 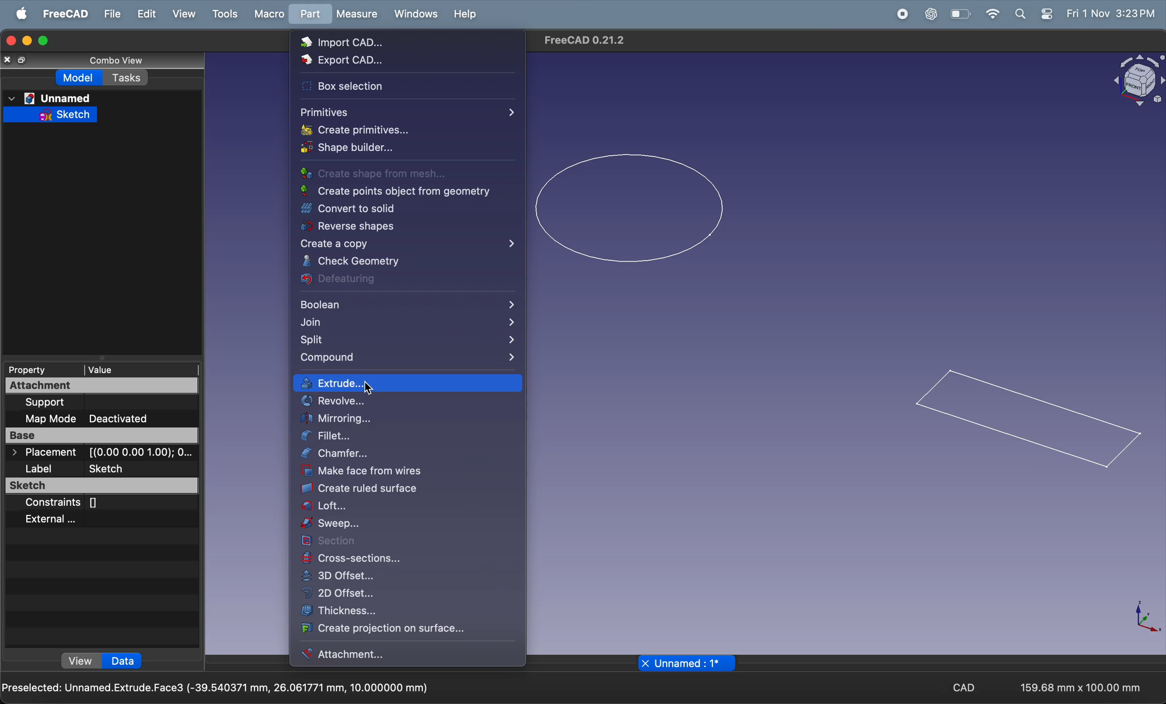 I want to click on settings, so click(x=1048, y=14).